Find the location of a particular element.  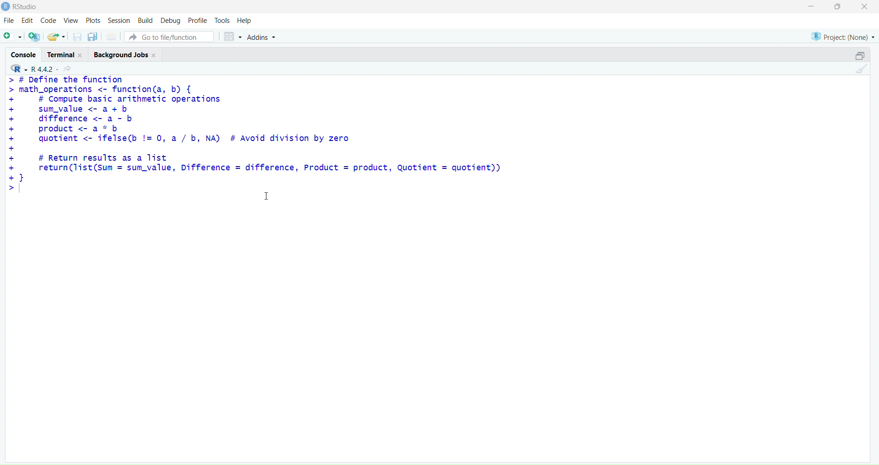

Help is located at coordinates (246, 20).